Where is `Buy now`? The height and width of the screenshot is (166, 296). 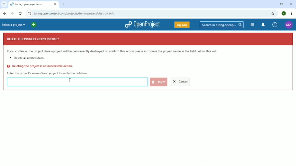 Buy now is located at coordinates (182, 25).